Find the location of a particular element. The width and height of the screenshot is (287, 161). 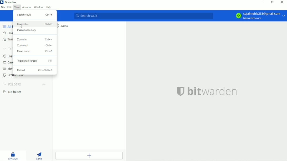

Password history is located at coordinates (27, 30).